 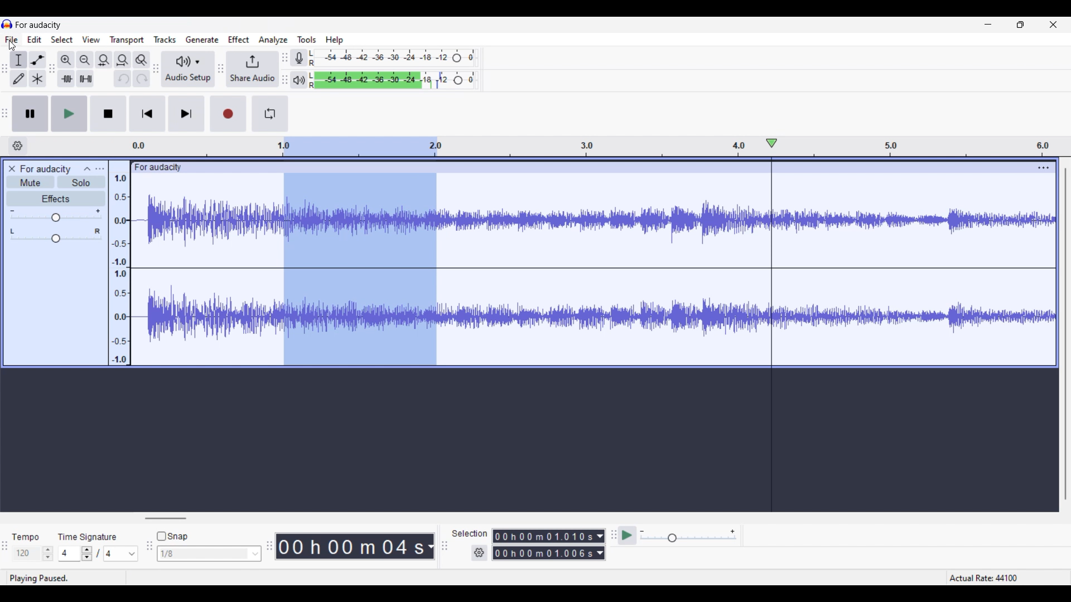 What do you see at coordinates (772, 324) in the screenshot?
I see `Playhead` at bounding box center [772, 324].